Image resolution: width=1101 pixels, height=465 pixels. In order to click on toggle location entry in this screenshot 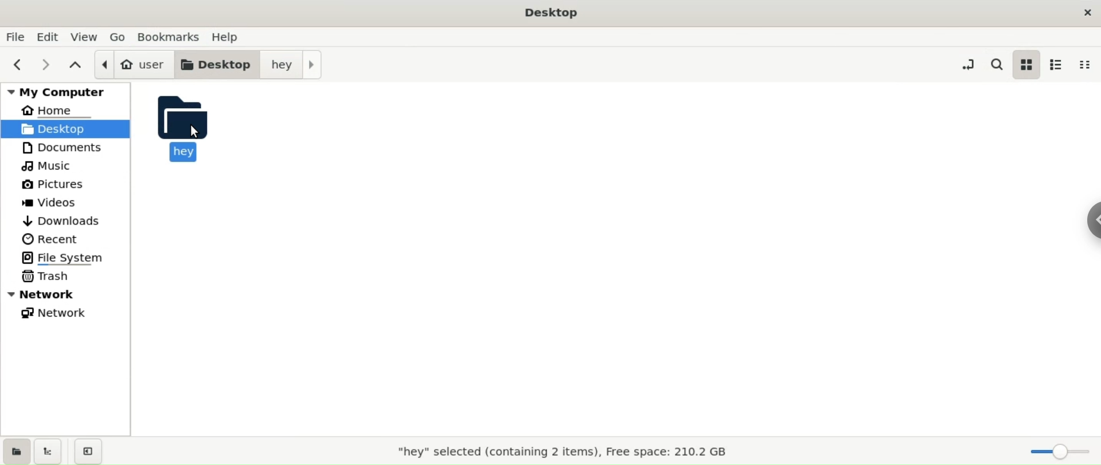, I will do `click(971, 65)`.